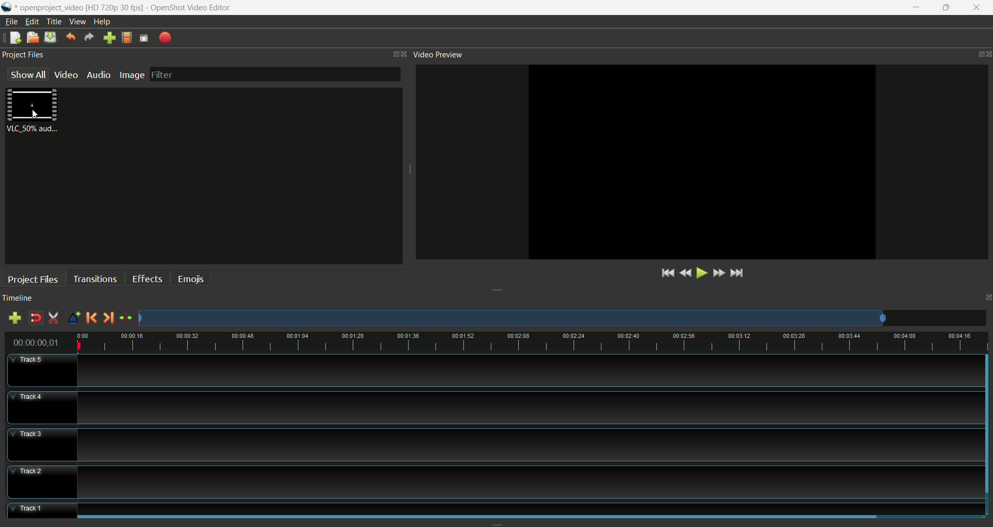 This screenshot has width=993, height=527. Describe the element at coordinates (945, 9) in the screenshot. I see `maximize` at that location.